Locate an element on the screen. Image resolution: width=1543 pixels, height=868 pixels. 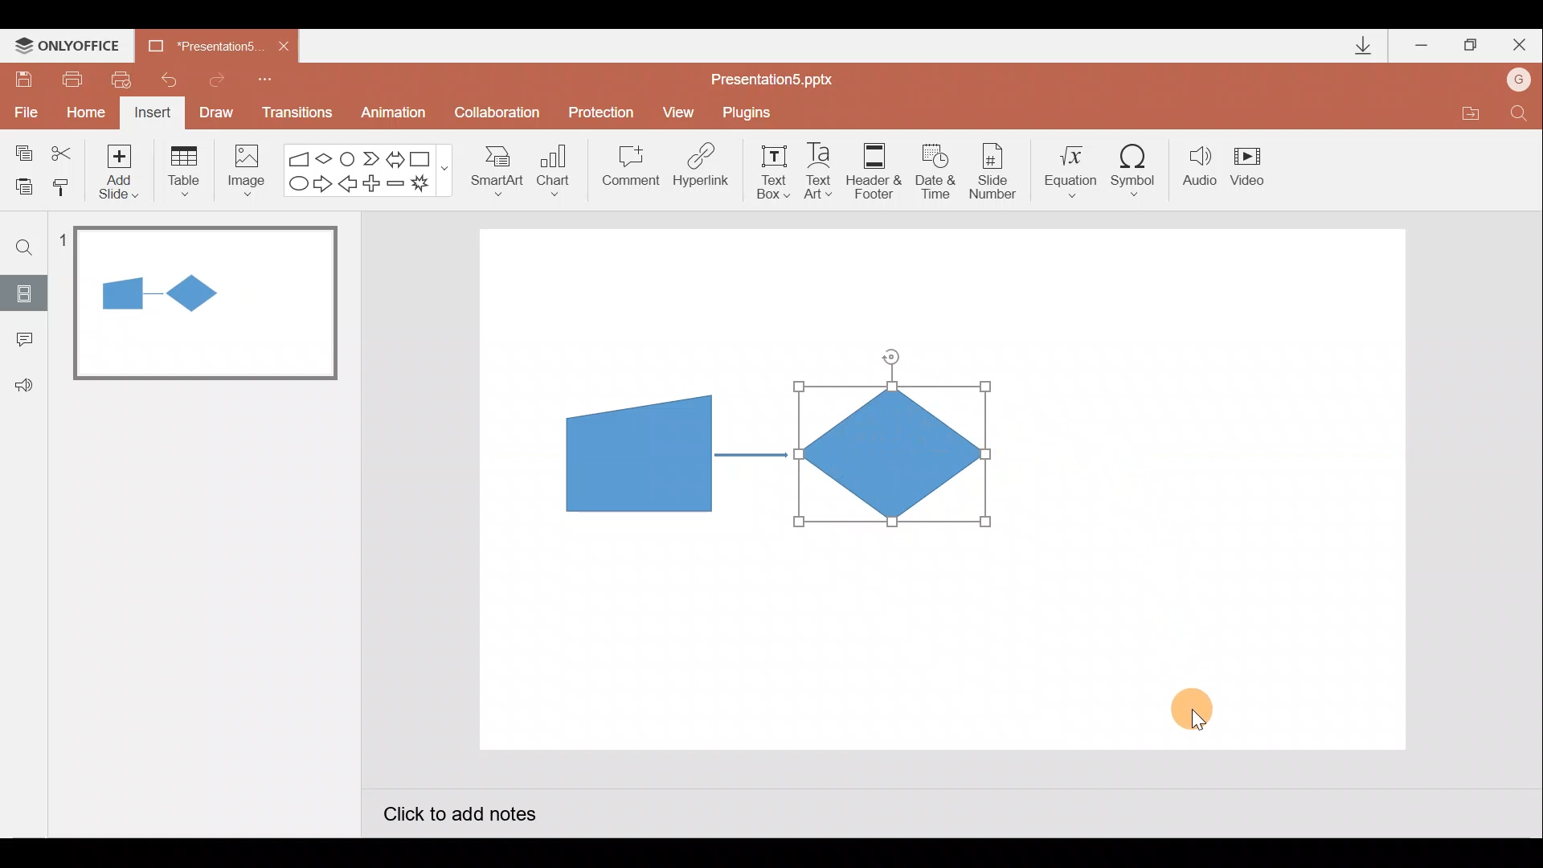
Maximize is located at coordinates (1471, 46).